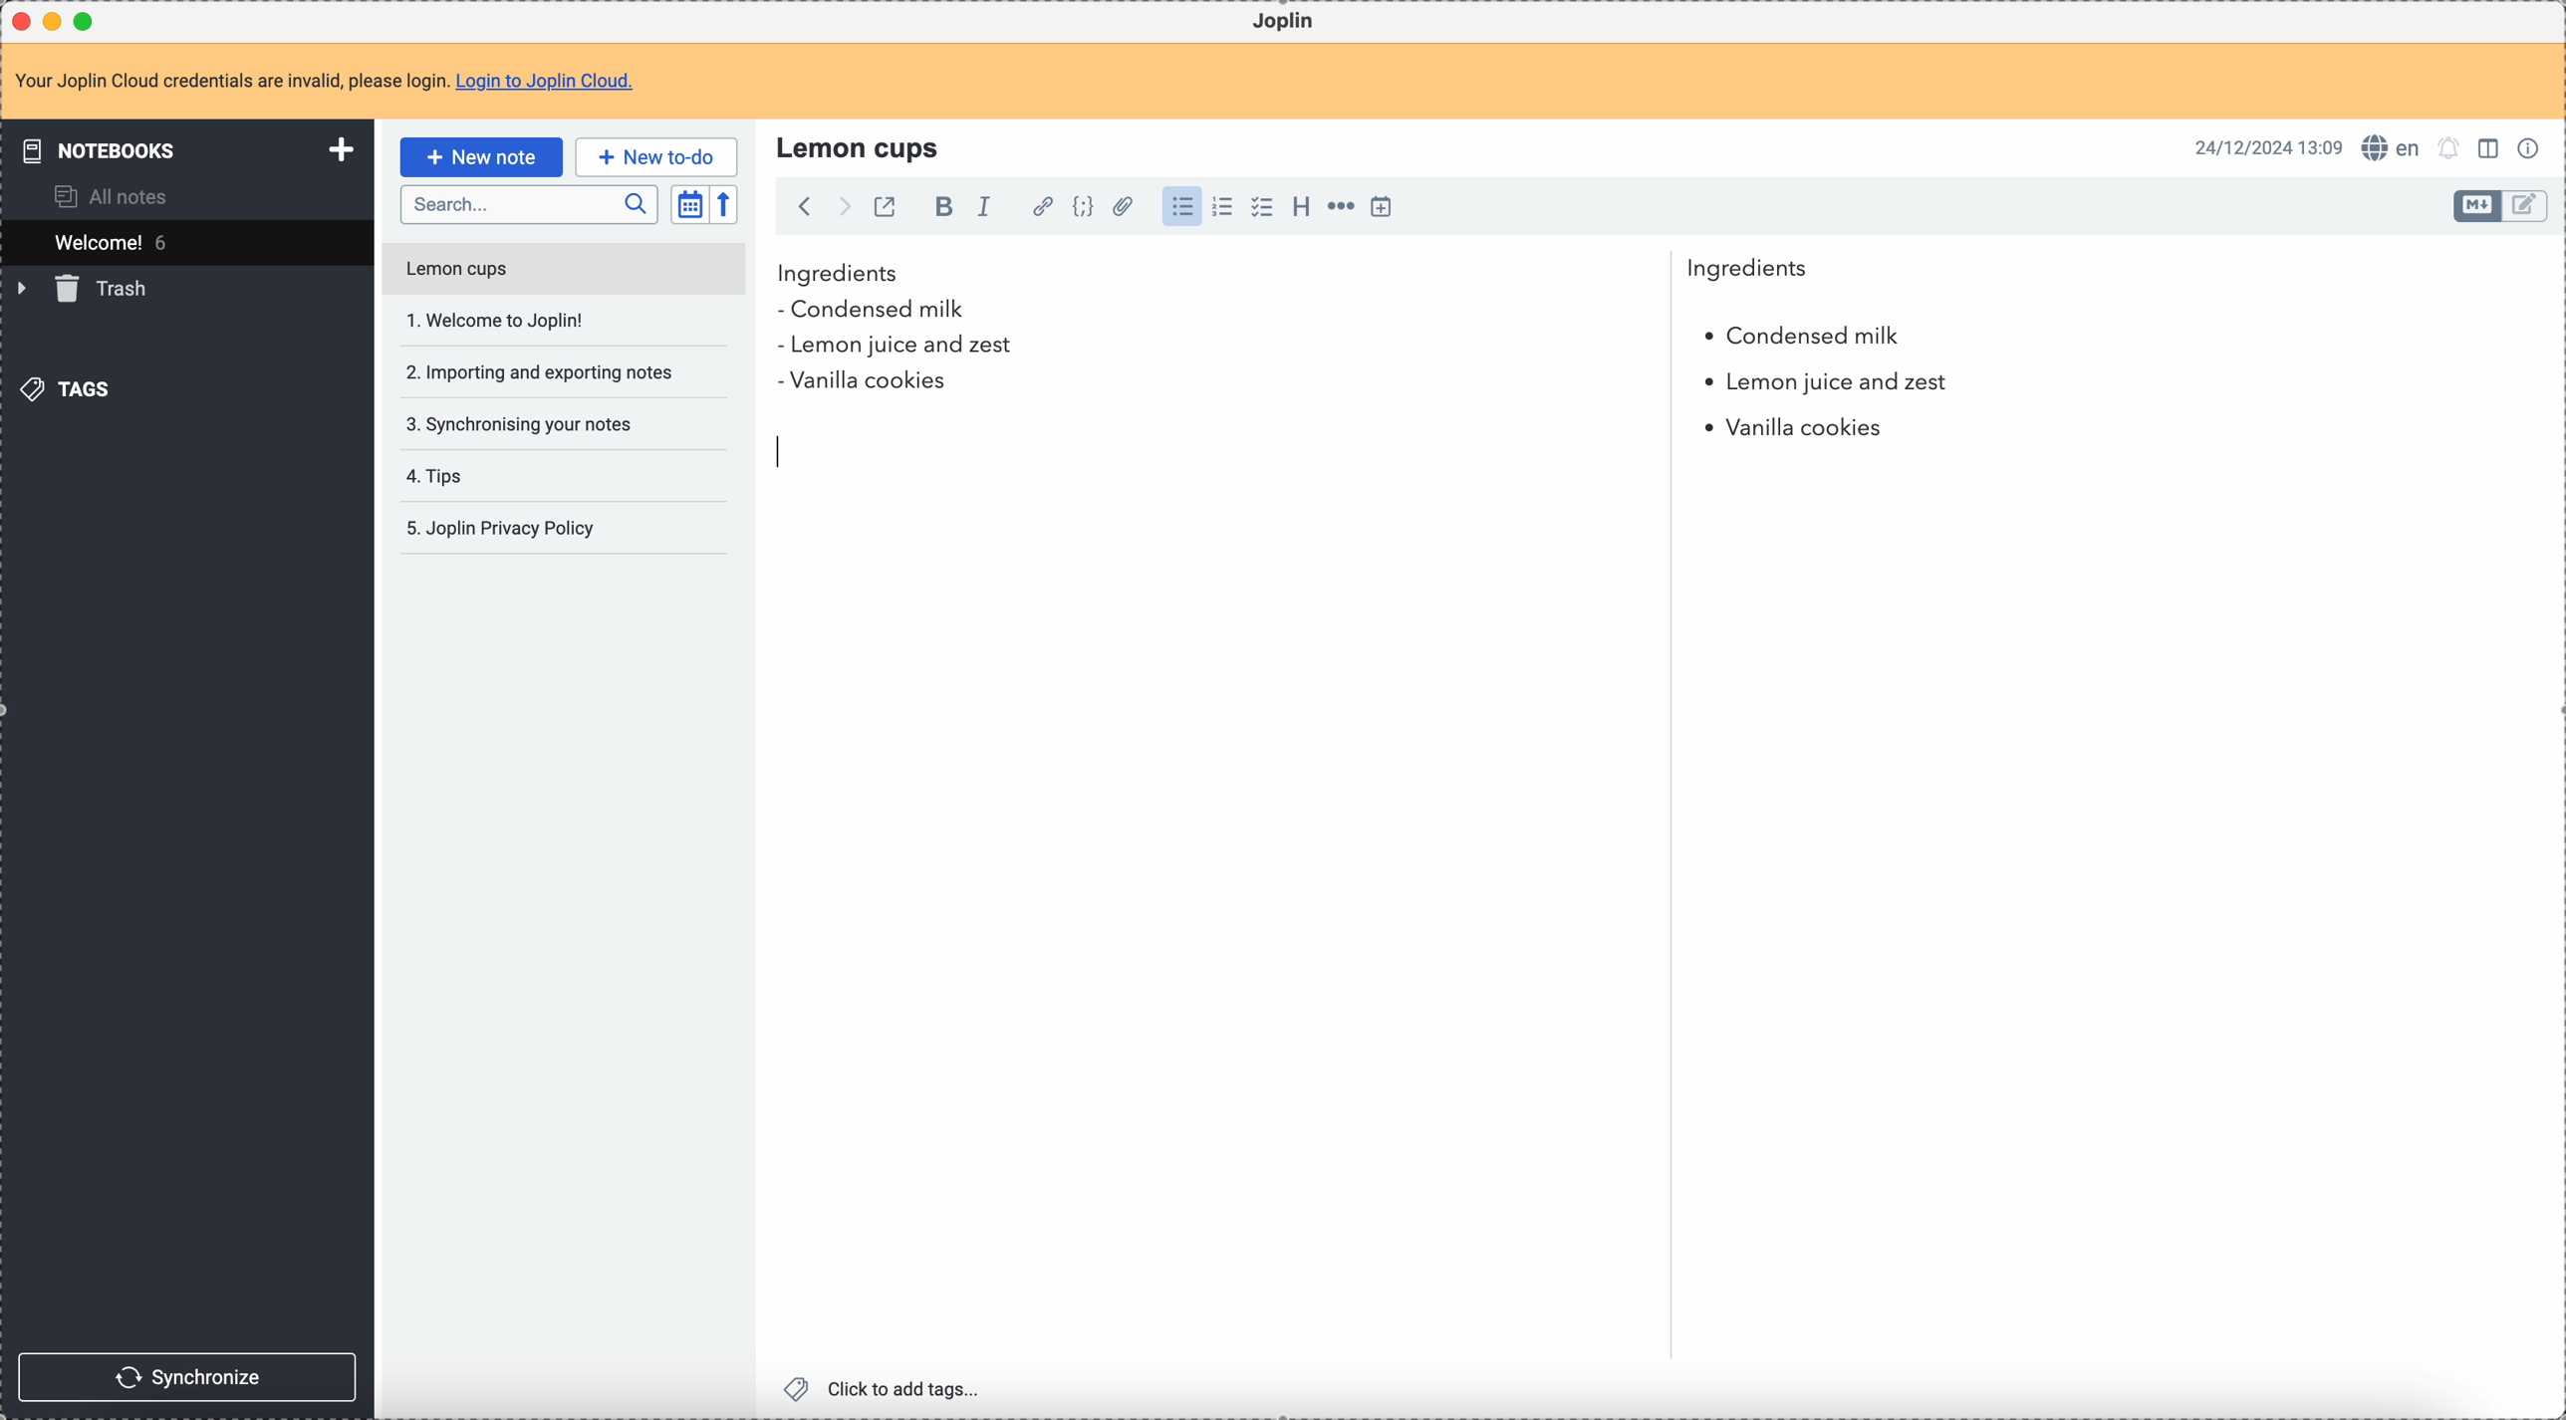 The width and height of the screenshot is (2566, 1420). Describe the element at coordinates (1301, 205) in the screenshot. I see `heading` at that location.